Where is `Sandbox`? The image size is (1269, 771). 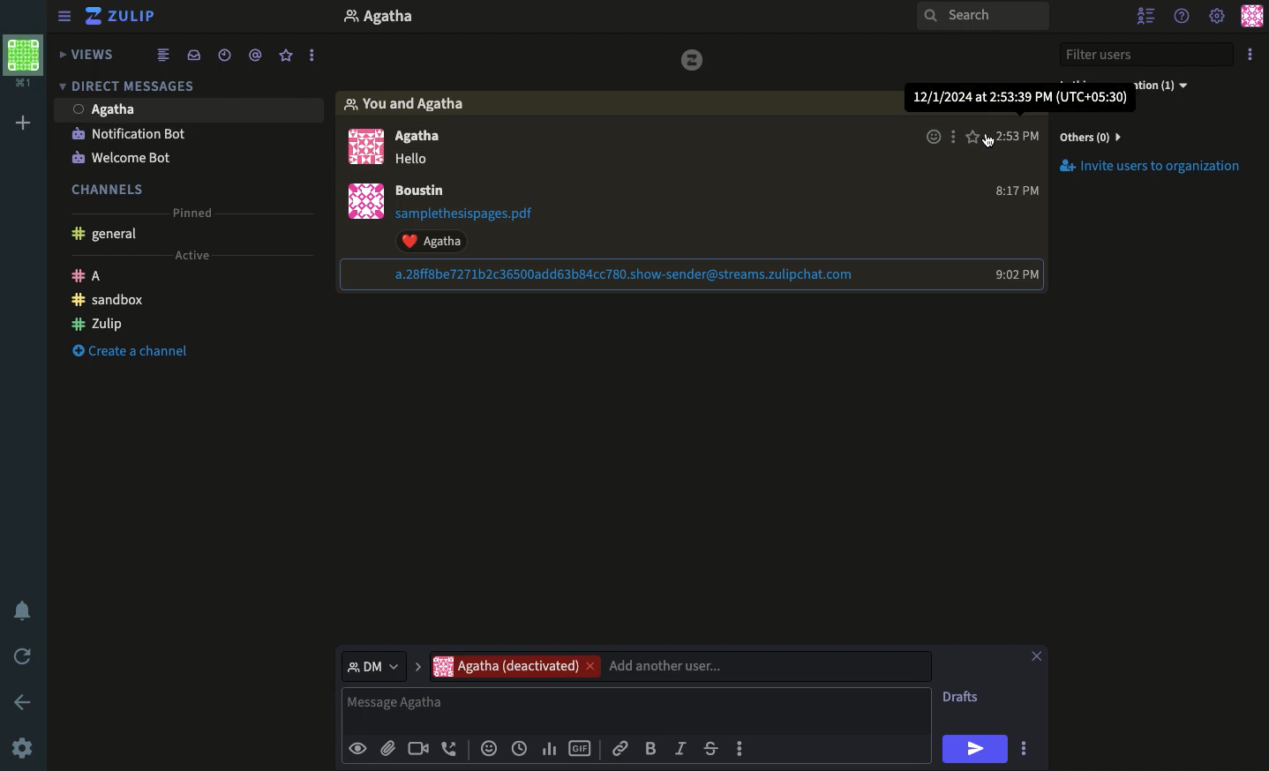 Sandbox is located at coordinates (110, 302).